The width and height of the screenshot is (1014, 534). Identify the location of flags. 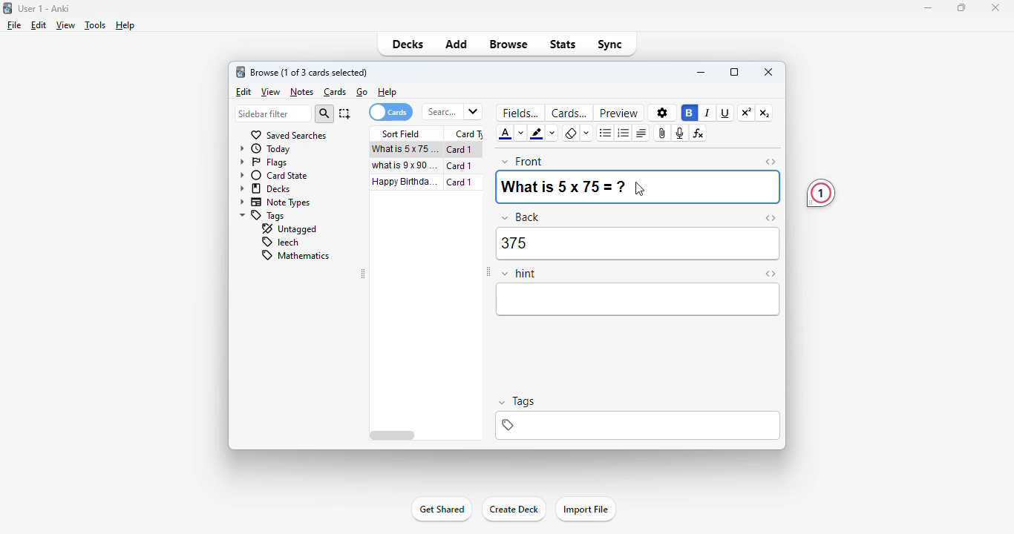
(263, 162).